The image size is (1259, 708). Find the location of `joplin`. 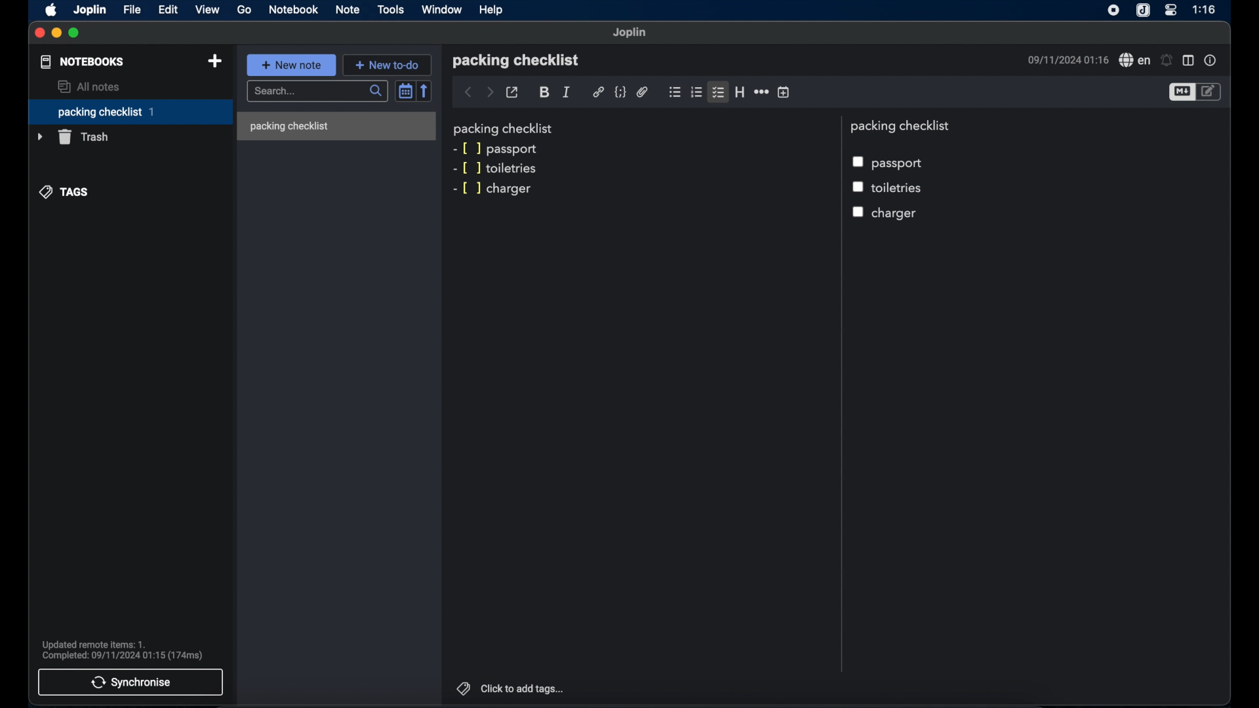

joplin is located at coordinates (91, 10).